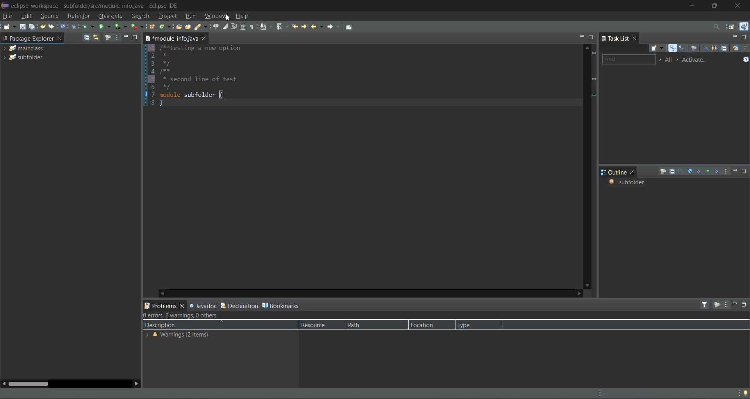 The height and width of the screenshot is (399, 750). I want to click on close, so click(636, 39).